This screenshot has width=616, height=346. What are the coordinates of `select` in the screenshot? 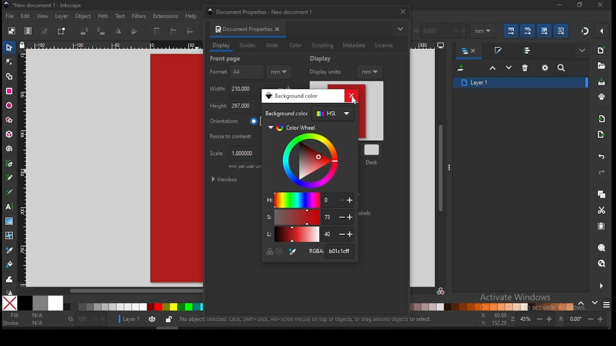 It's located at (10, 47).